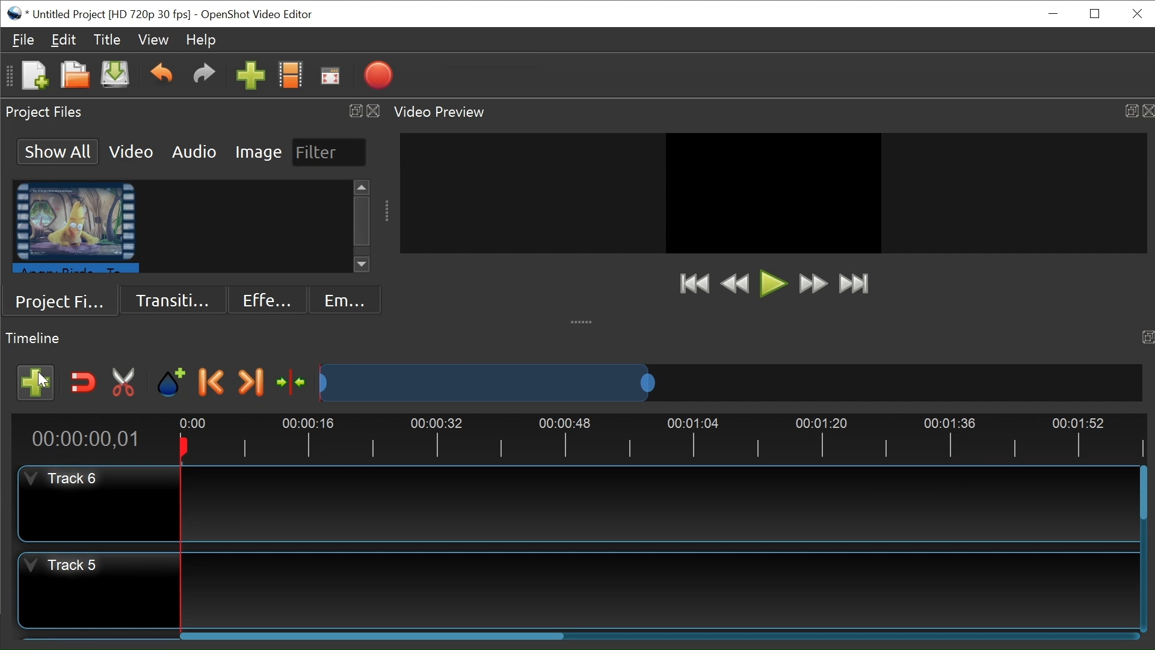 This screenshot has width=1155, height=650. What do you see at coordinates (734, 284) in the screenshot?
I see `Rewind` at bounding box center [734, 284].